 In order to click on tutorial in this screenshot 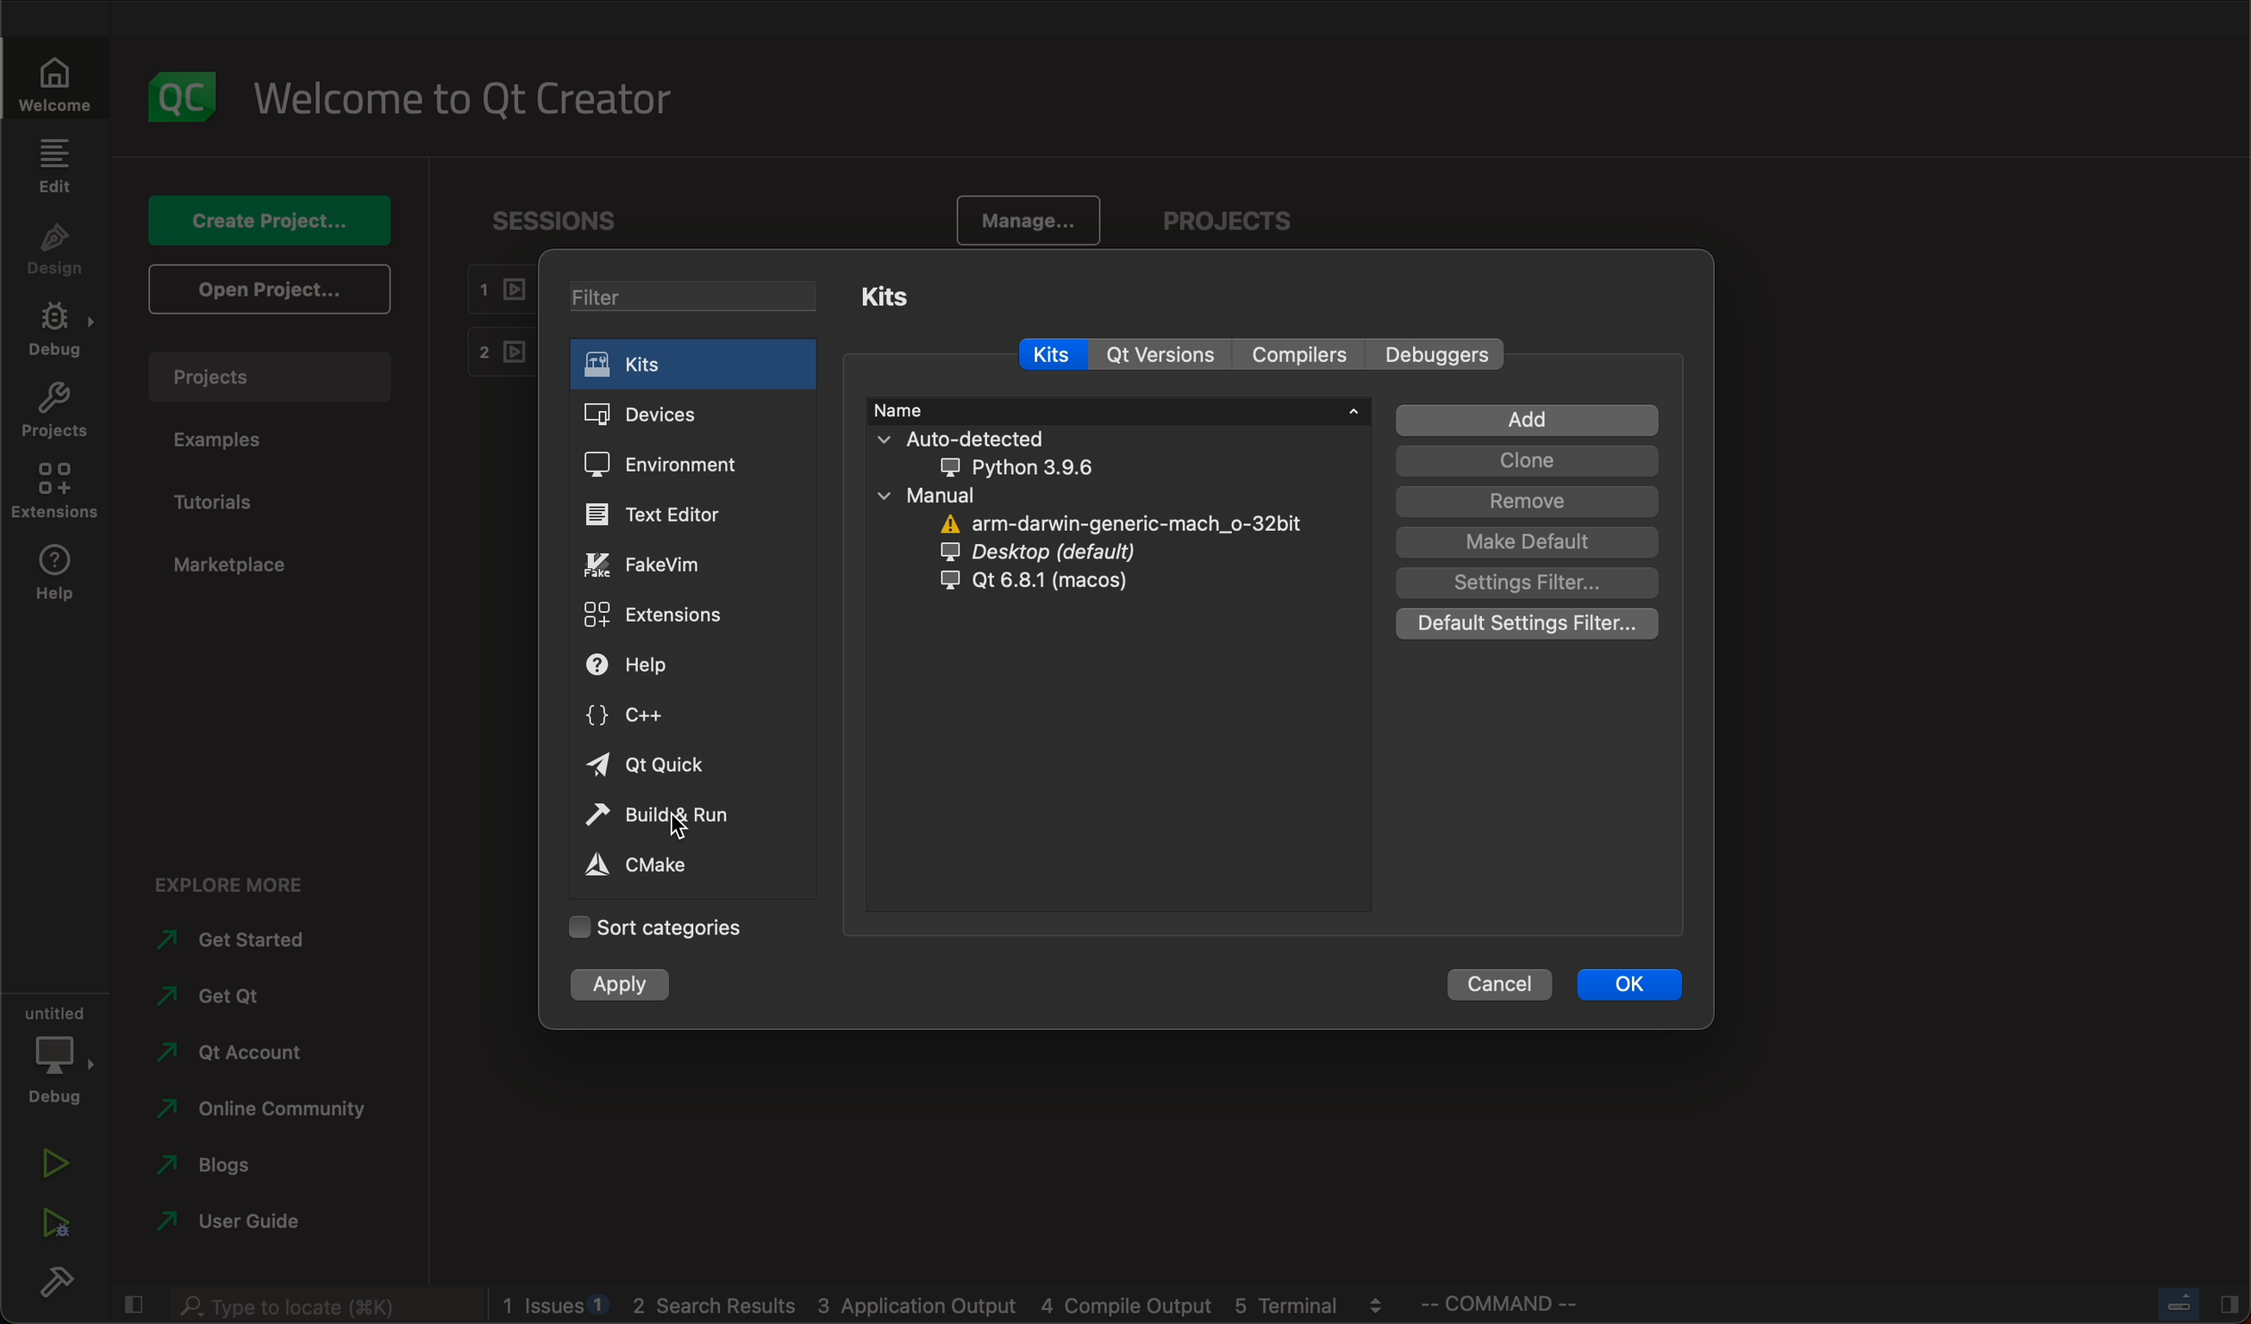, I will do `click(219, 500)`.